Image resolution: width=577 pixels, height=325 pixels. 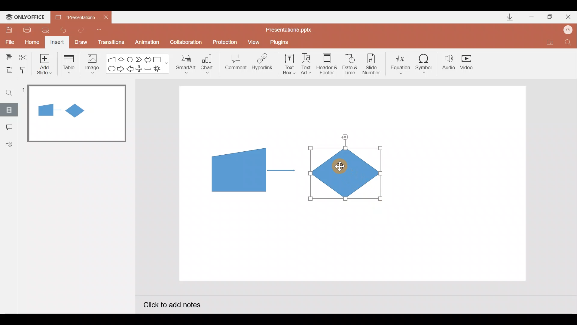 What do you see at coordinates (187, 43) in the screenshot?
I see `Collaboration` at bounding box center [187, 43].